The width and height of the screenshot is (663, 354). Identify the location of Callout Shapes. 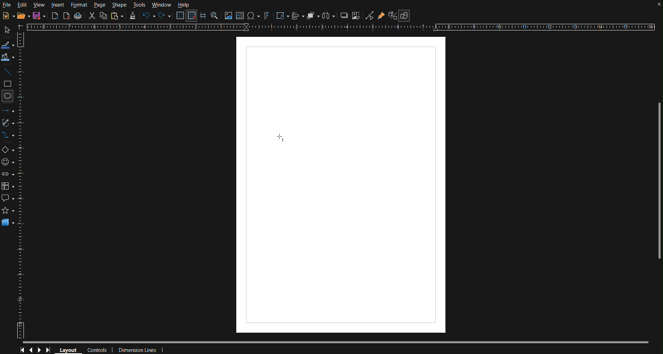
(8, 197).